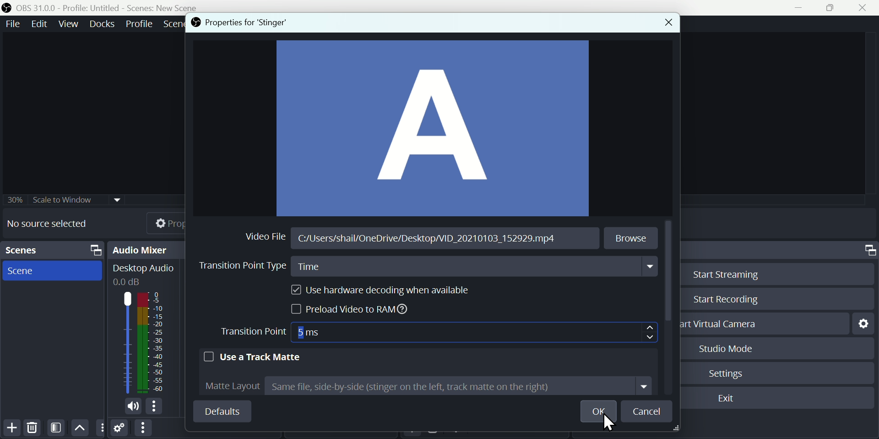 The width and height of the screenshot is (879, 439). Describe the element at coordinates (54, 250) in the screenshot. I see `Scenes` at that location.